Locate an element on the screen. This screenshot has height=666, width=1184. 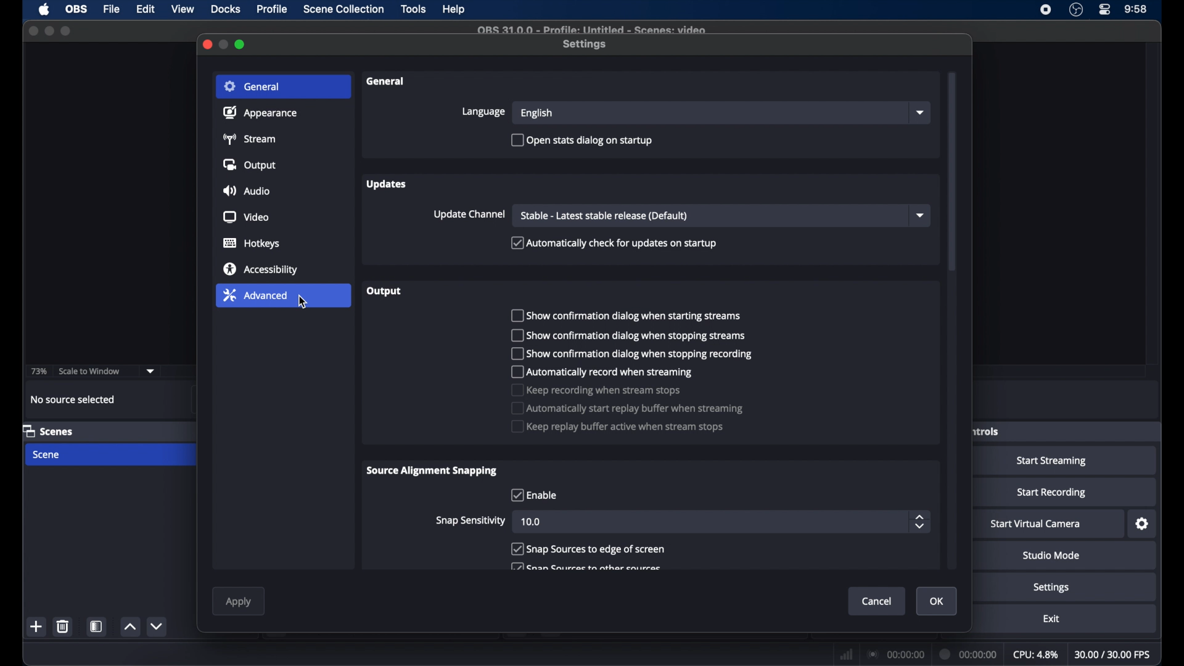
advanced is located at coordinates (255, 295).